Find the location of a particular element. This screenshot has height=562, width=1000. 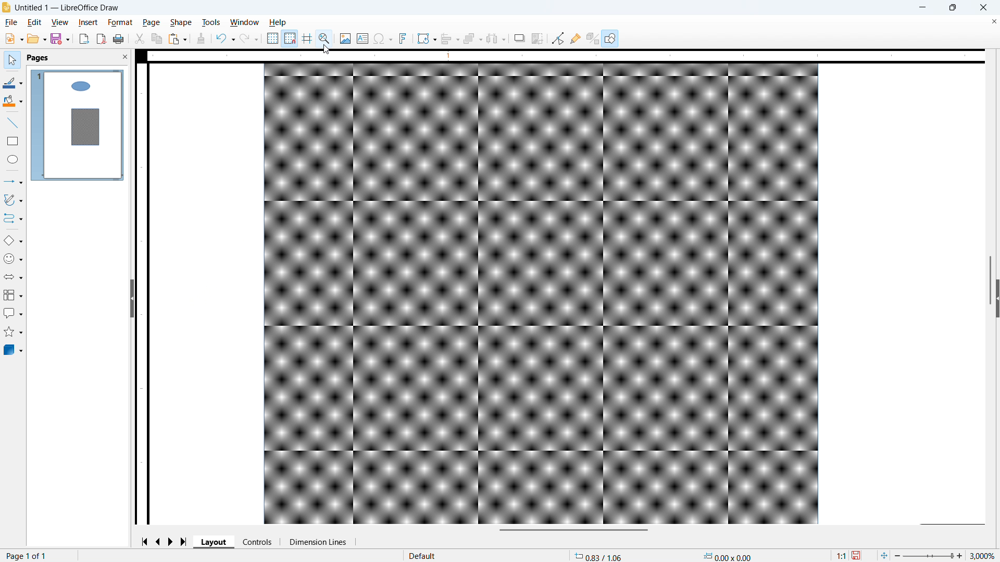

Print  is located at coordinates (119, 39).